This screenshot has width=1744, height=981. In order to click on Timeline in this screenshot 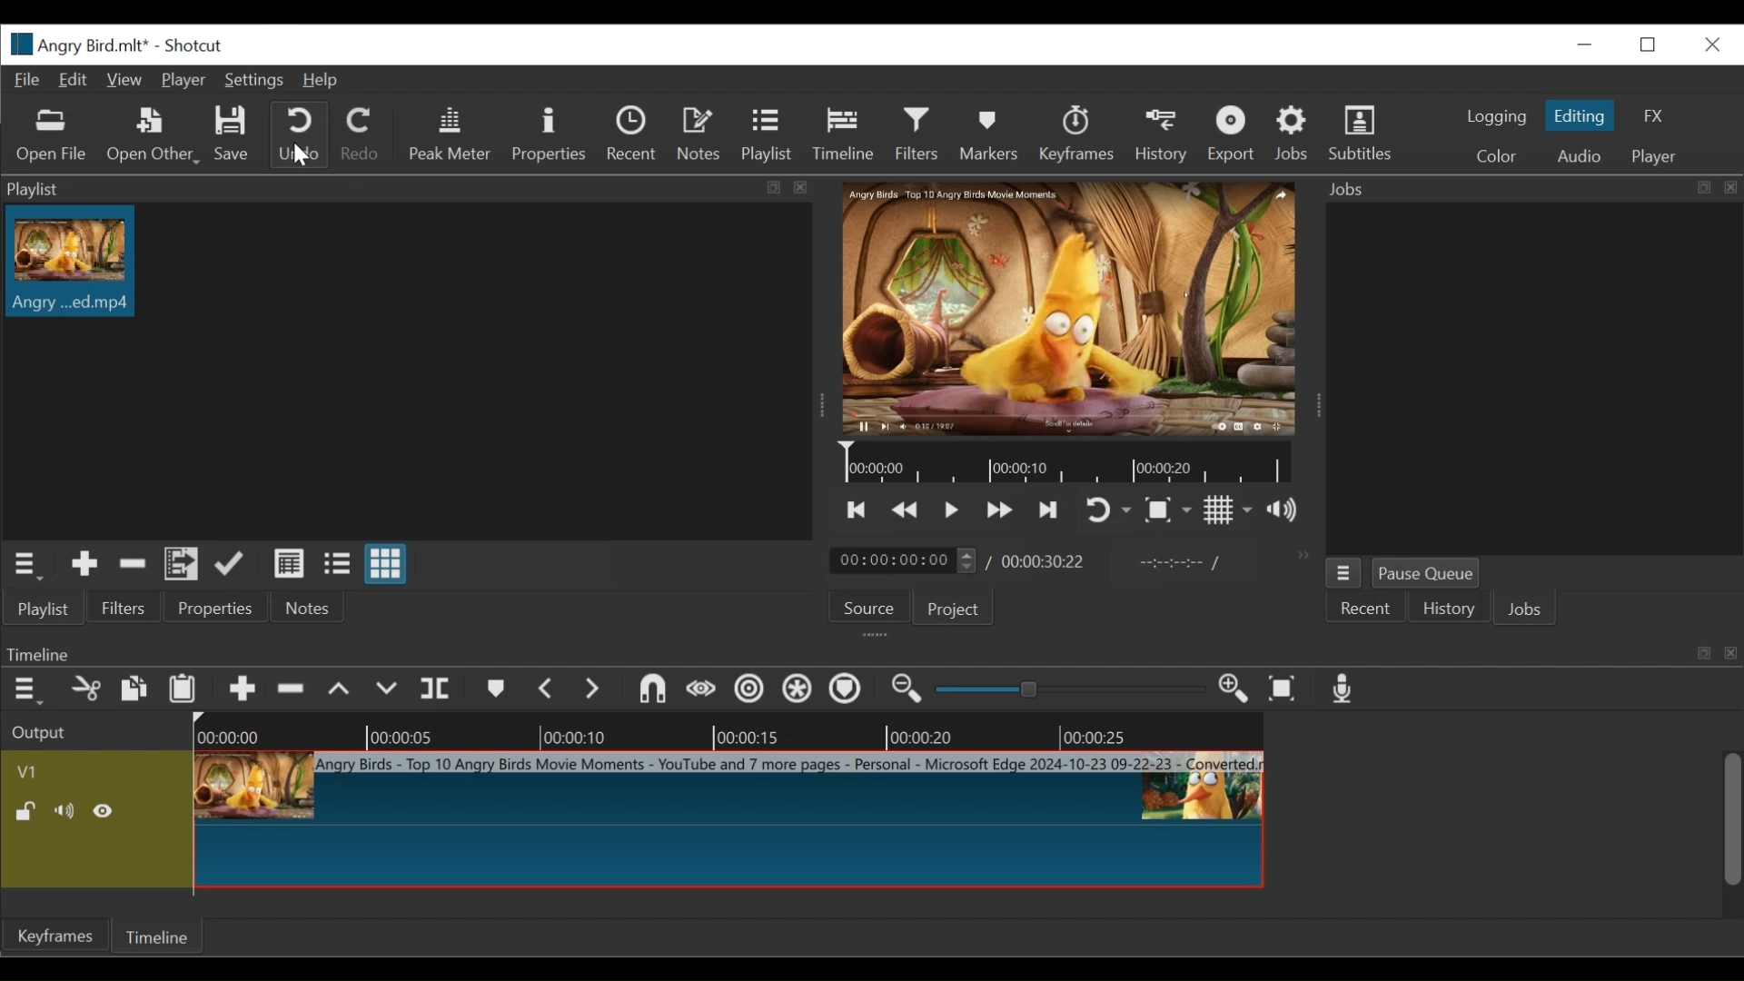, I will do `click(1066, 463)`.